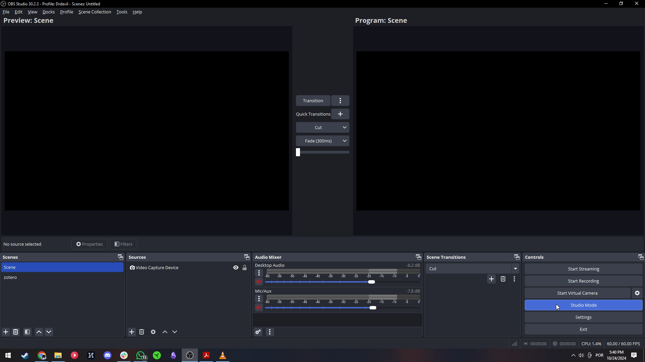 Image resolution: width=645 pixels, height=362 pixels. I want to click on zotero, so click(63, 277).